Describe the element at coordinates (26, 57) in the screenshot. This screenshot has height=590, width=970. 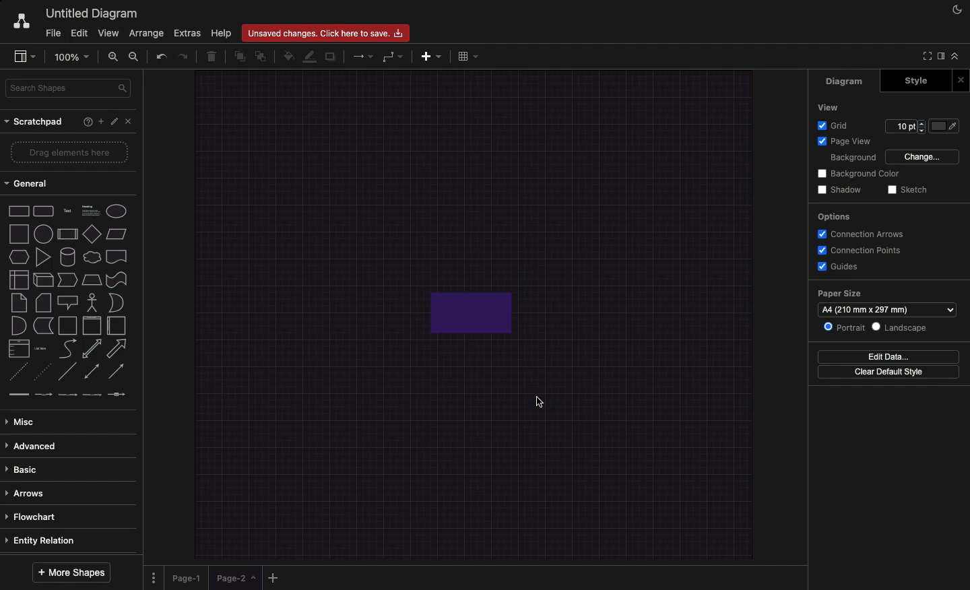
I see `Sidebar` at that location.